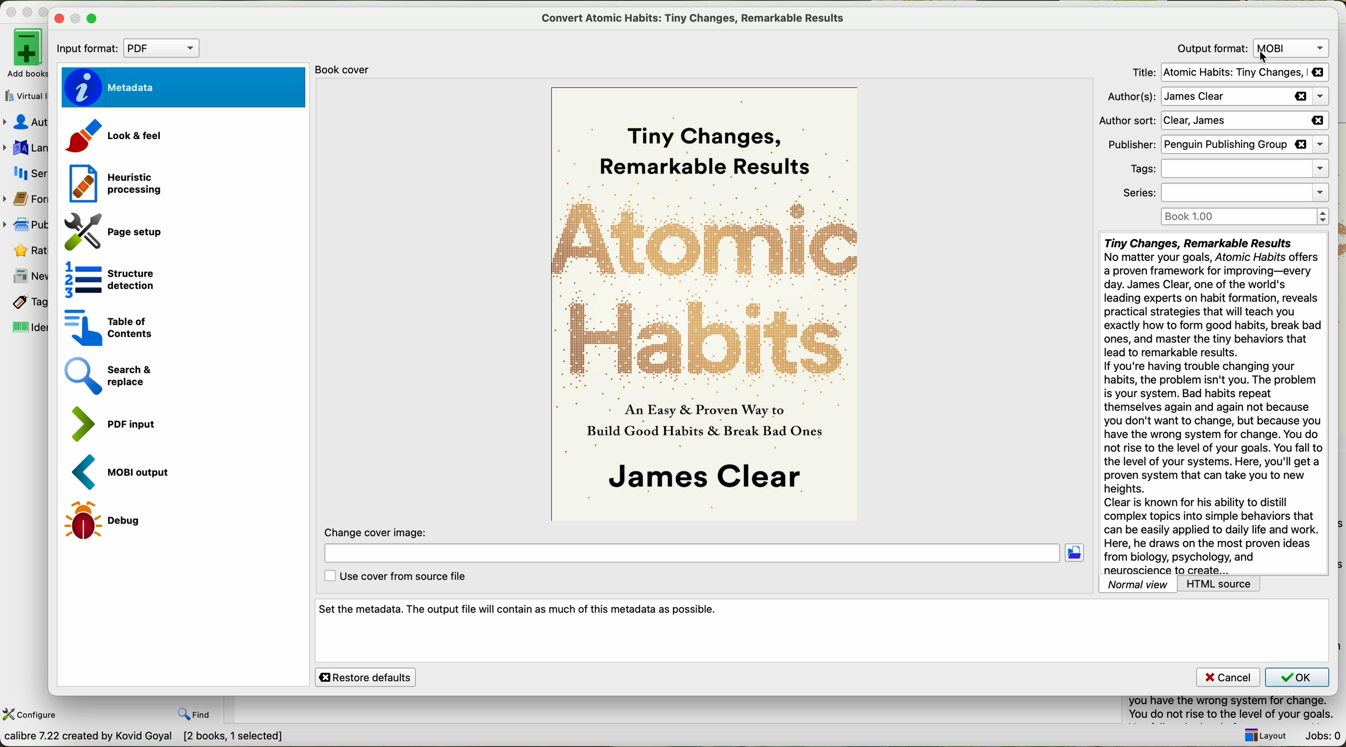 The height and width of the screenshot is (747, 1346). What do you see at coordinates (9, 10) in the screenshot?
I see `close program` at bounding box center [9, 10].